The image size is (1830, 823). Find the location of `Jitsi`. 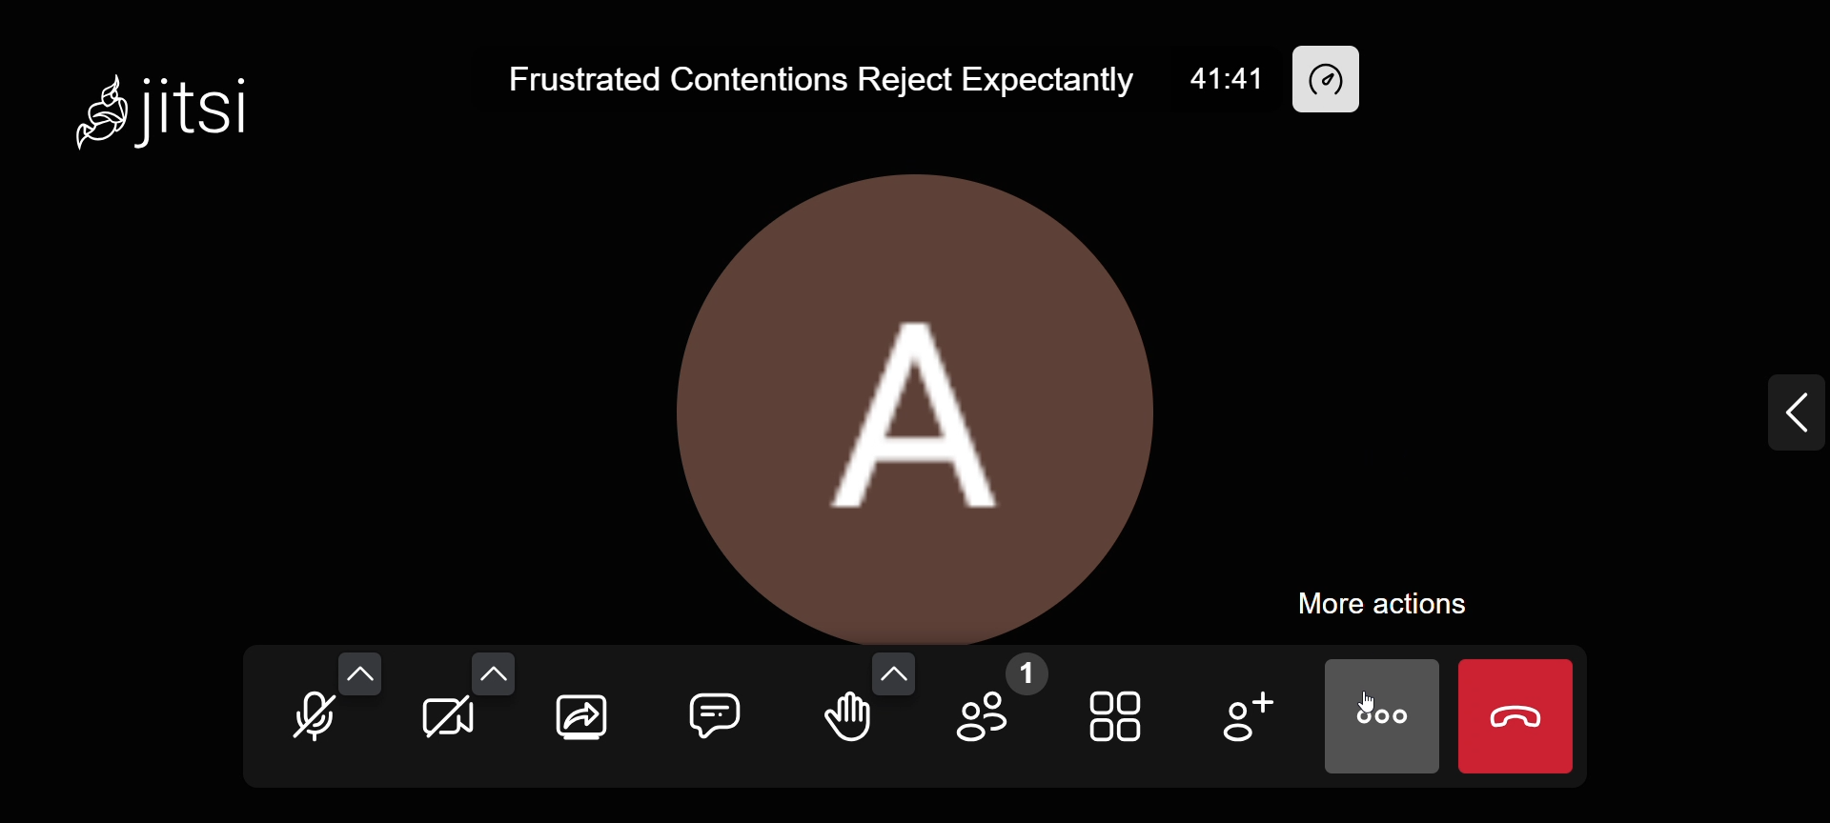

Jitsi is located at coordinates (176, 107).